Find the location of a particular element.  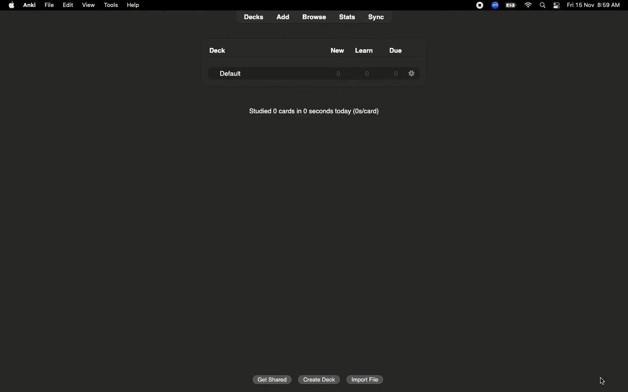

Edit is located at coordinates (68, 5).